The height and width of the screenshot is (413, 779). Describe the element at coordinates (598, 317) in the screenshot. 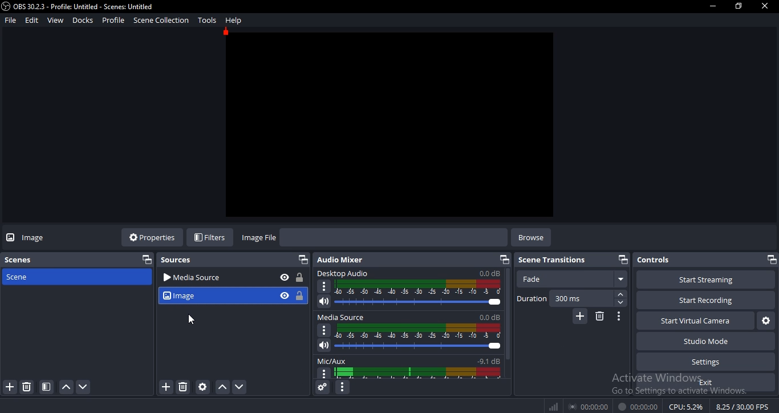

I see `delete scene transition` at that location.